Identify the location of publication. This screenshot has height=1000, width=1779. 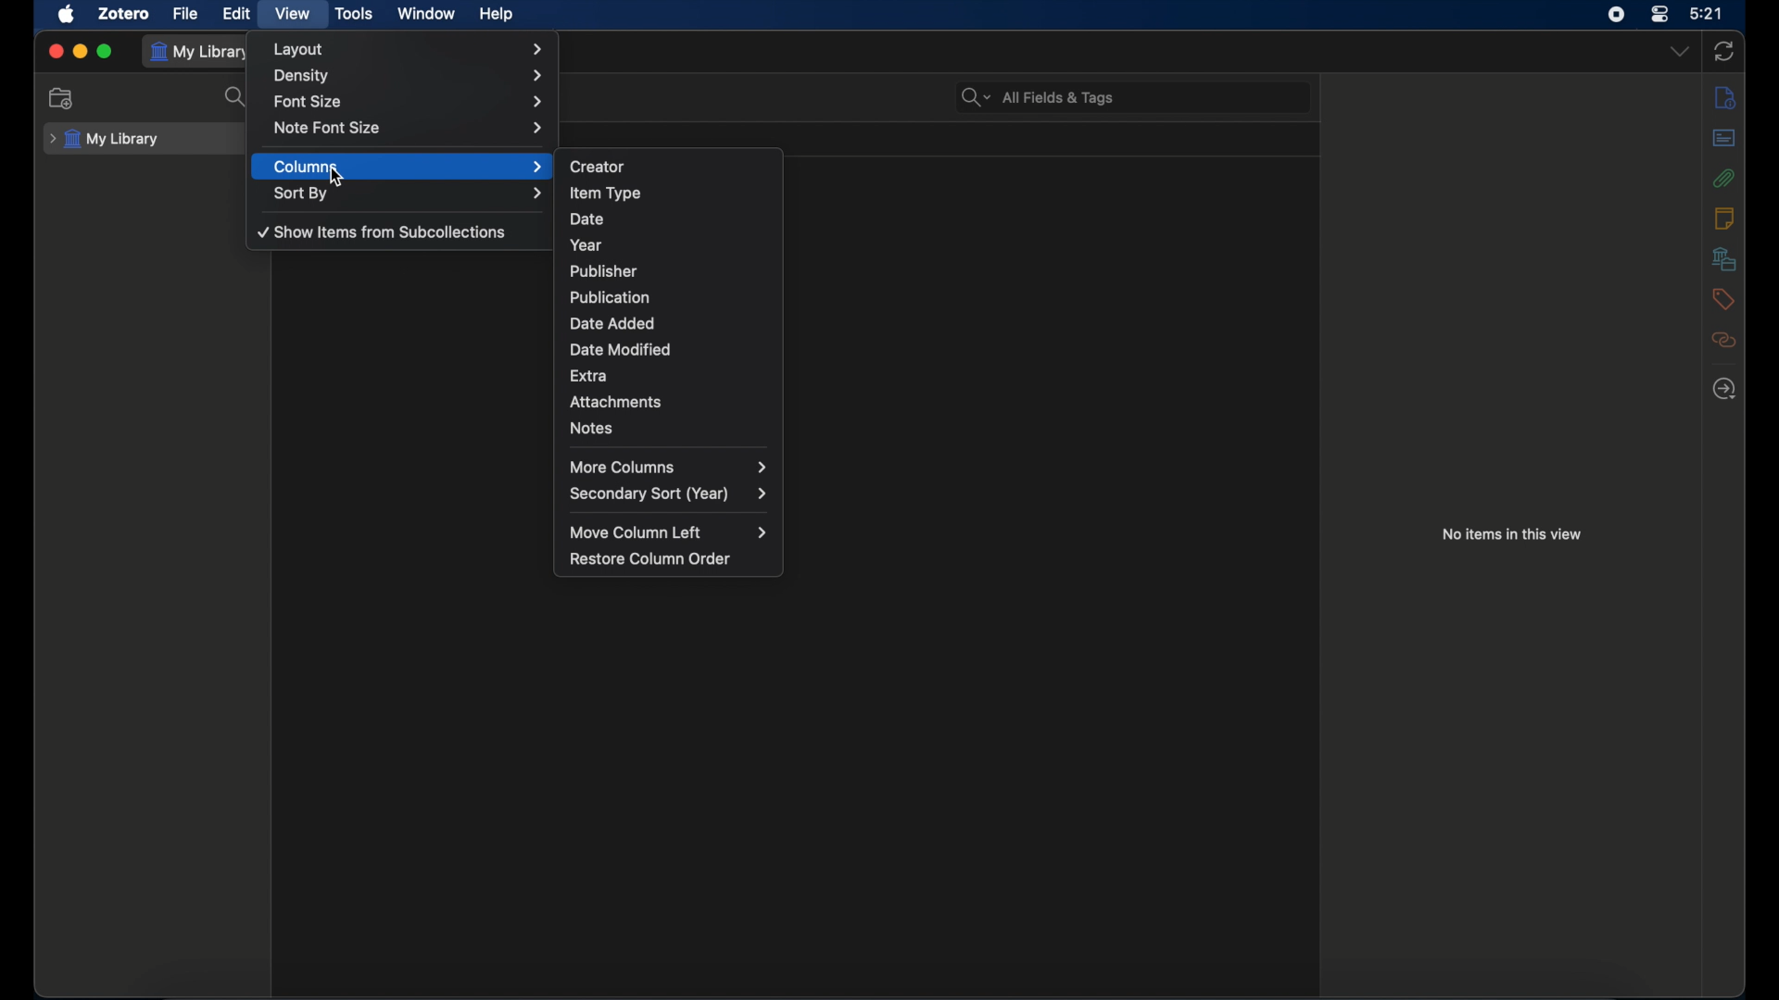
(673, 295).